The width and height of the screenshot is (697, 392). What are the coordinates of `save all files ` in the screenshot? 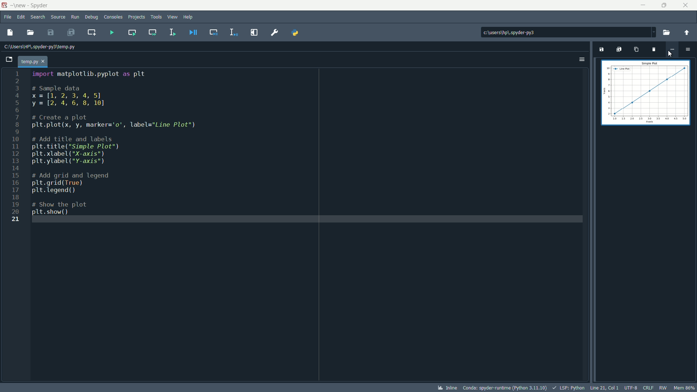 It's located at (72, 32).